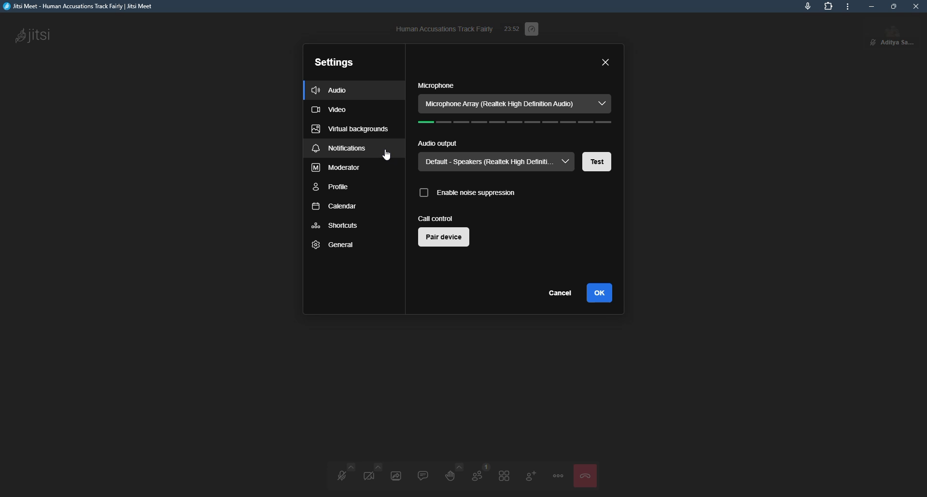  Describe the element at coordinates (438, 144) in the screenshot. I see `audio output` at that location.